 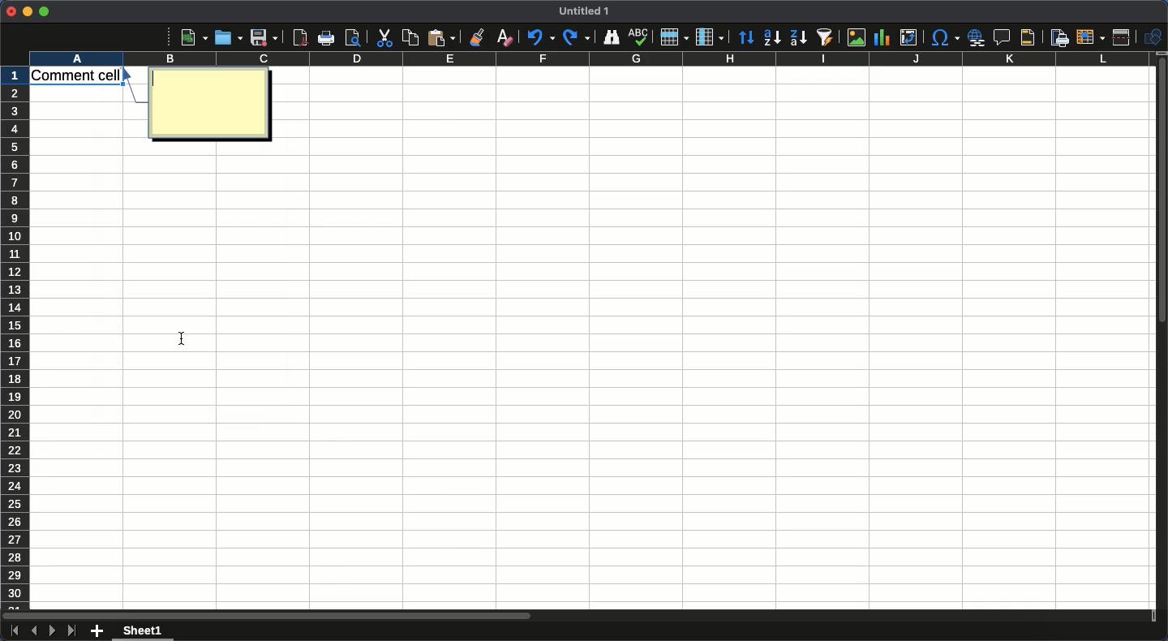 I want to click on Add new sheet, so click(x=96, y=631).